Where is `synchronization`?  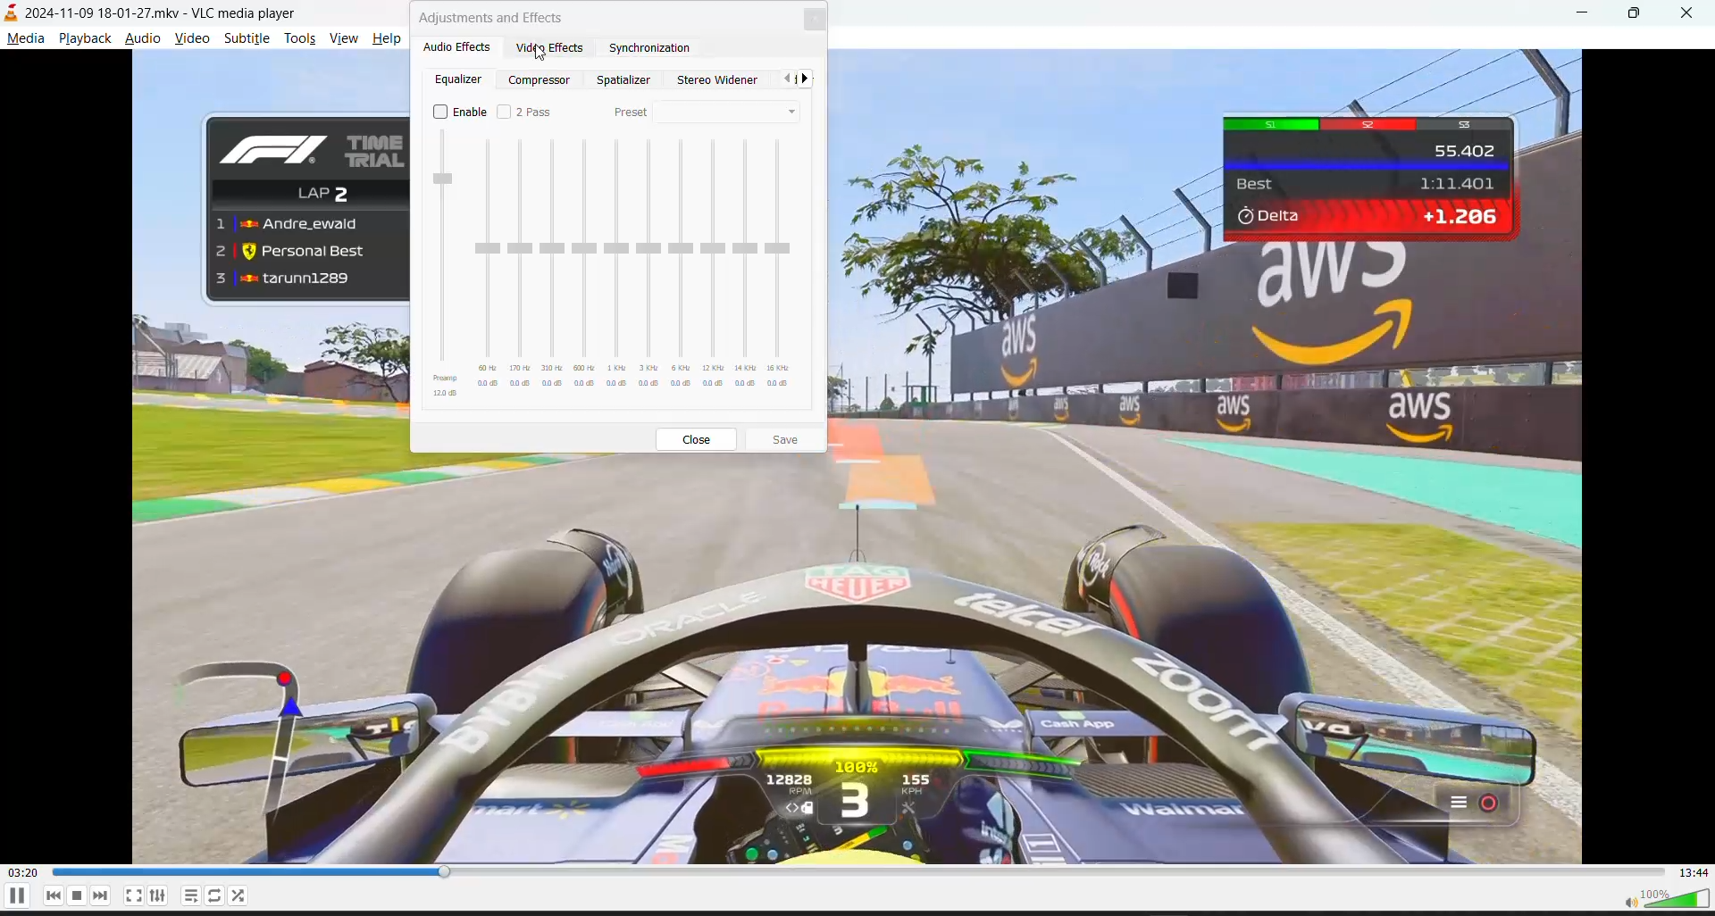 synchronization is located at coordinates (656, 52).